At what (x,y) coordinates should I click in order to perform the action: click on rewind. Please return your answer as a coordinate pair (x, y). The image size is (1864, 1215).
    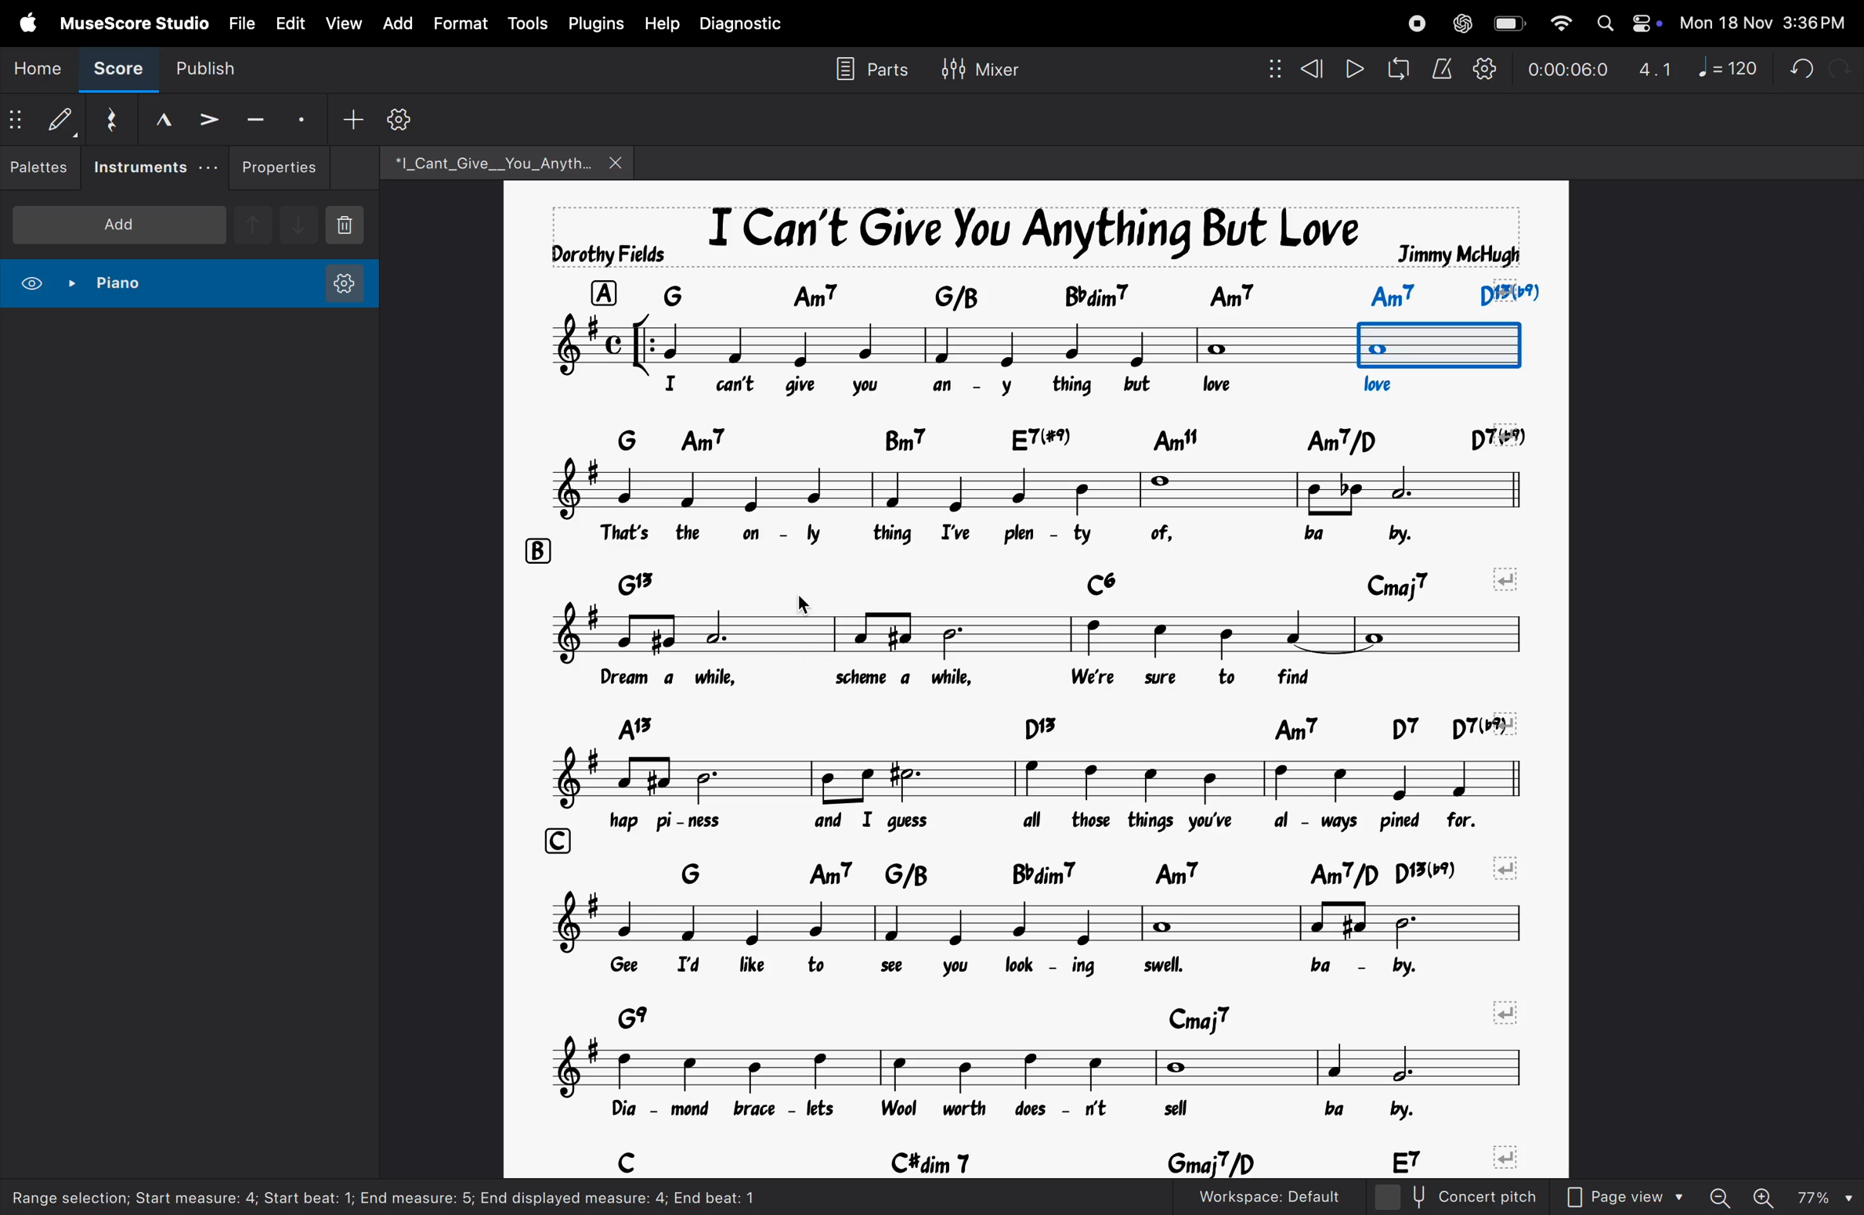
    Looking at the image, I should click on (1297, 70).